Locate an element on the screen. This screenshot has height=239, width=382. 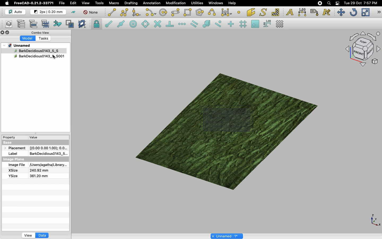
Drafting is located at coordinates (132, 3).